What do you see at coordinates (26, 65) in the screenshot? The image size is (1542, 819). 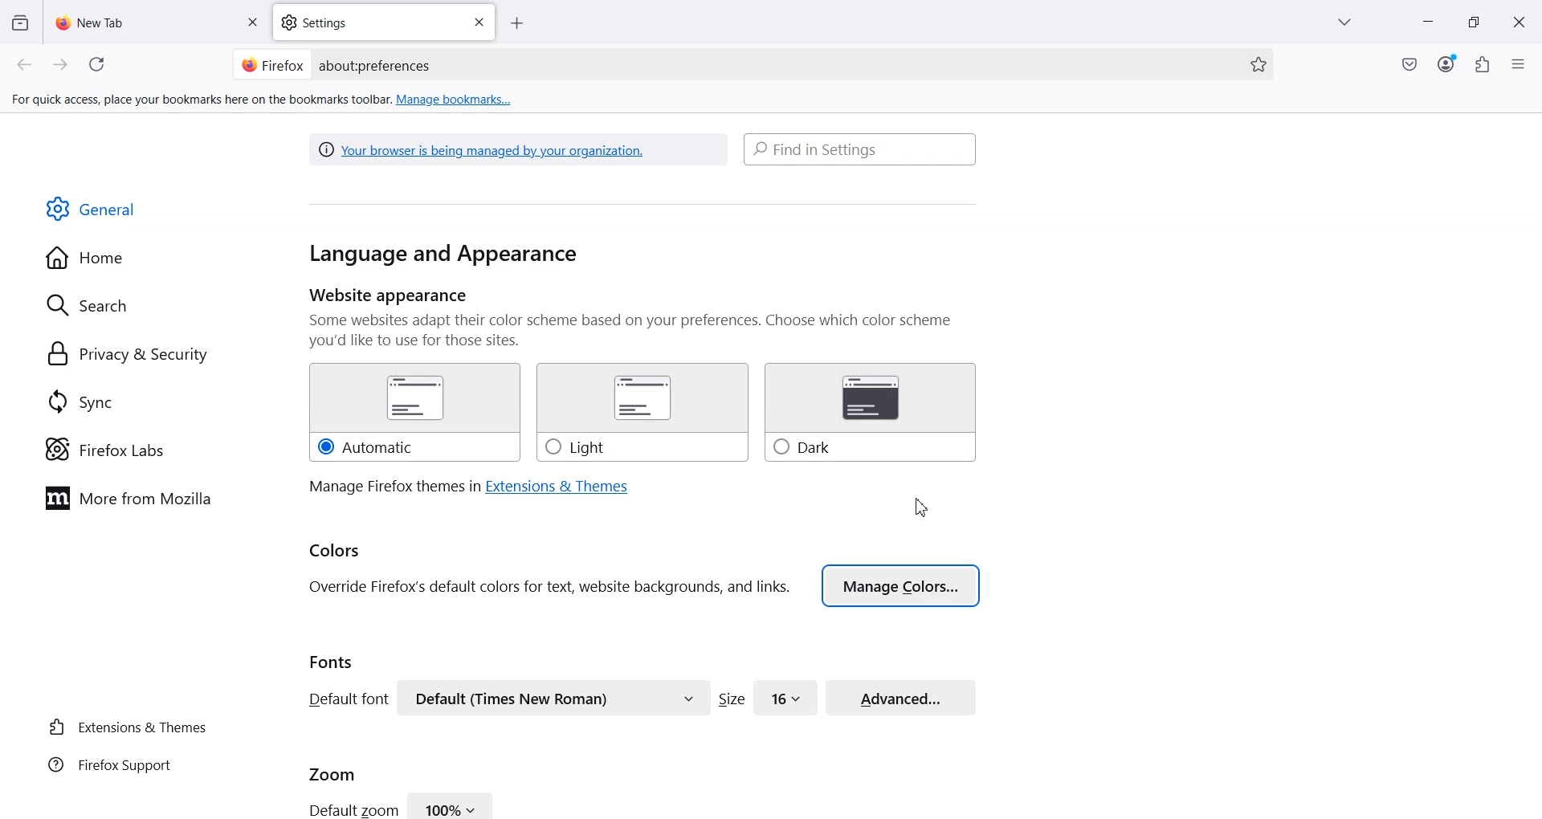 I see `Backward` at bounding box center [26, 65].